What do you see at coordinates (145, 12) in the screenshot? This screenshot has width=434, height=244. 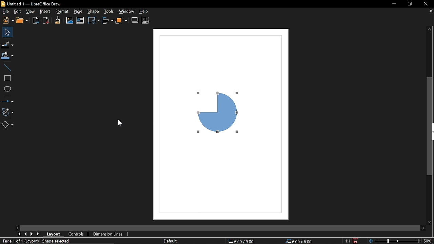 I see `Help` at bounding box center [145, 12].